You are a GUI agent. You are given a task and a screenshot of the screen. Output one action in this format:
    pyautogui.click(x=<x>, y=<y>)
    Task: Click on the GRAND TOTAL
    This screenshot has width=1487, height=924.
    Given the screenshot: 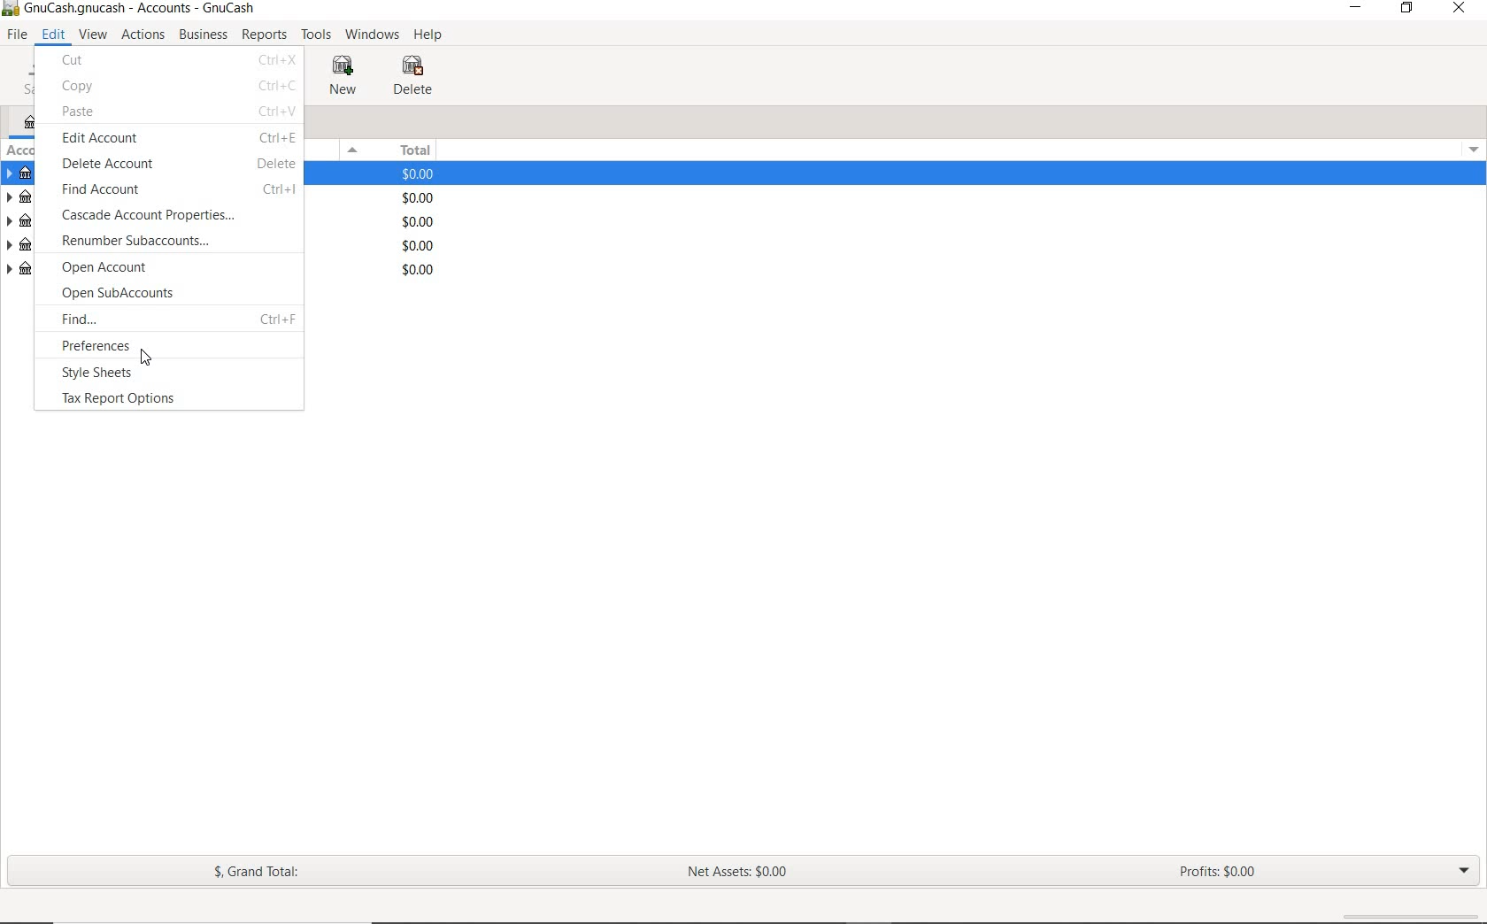 What is the action you would take?
    pyautogui.click(x=258, y=873)
    